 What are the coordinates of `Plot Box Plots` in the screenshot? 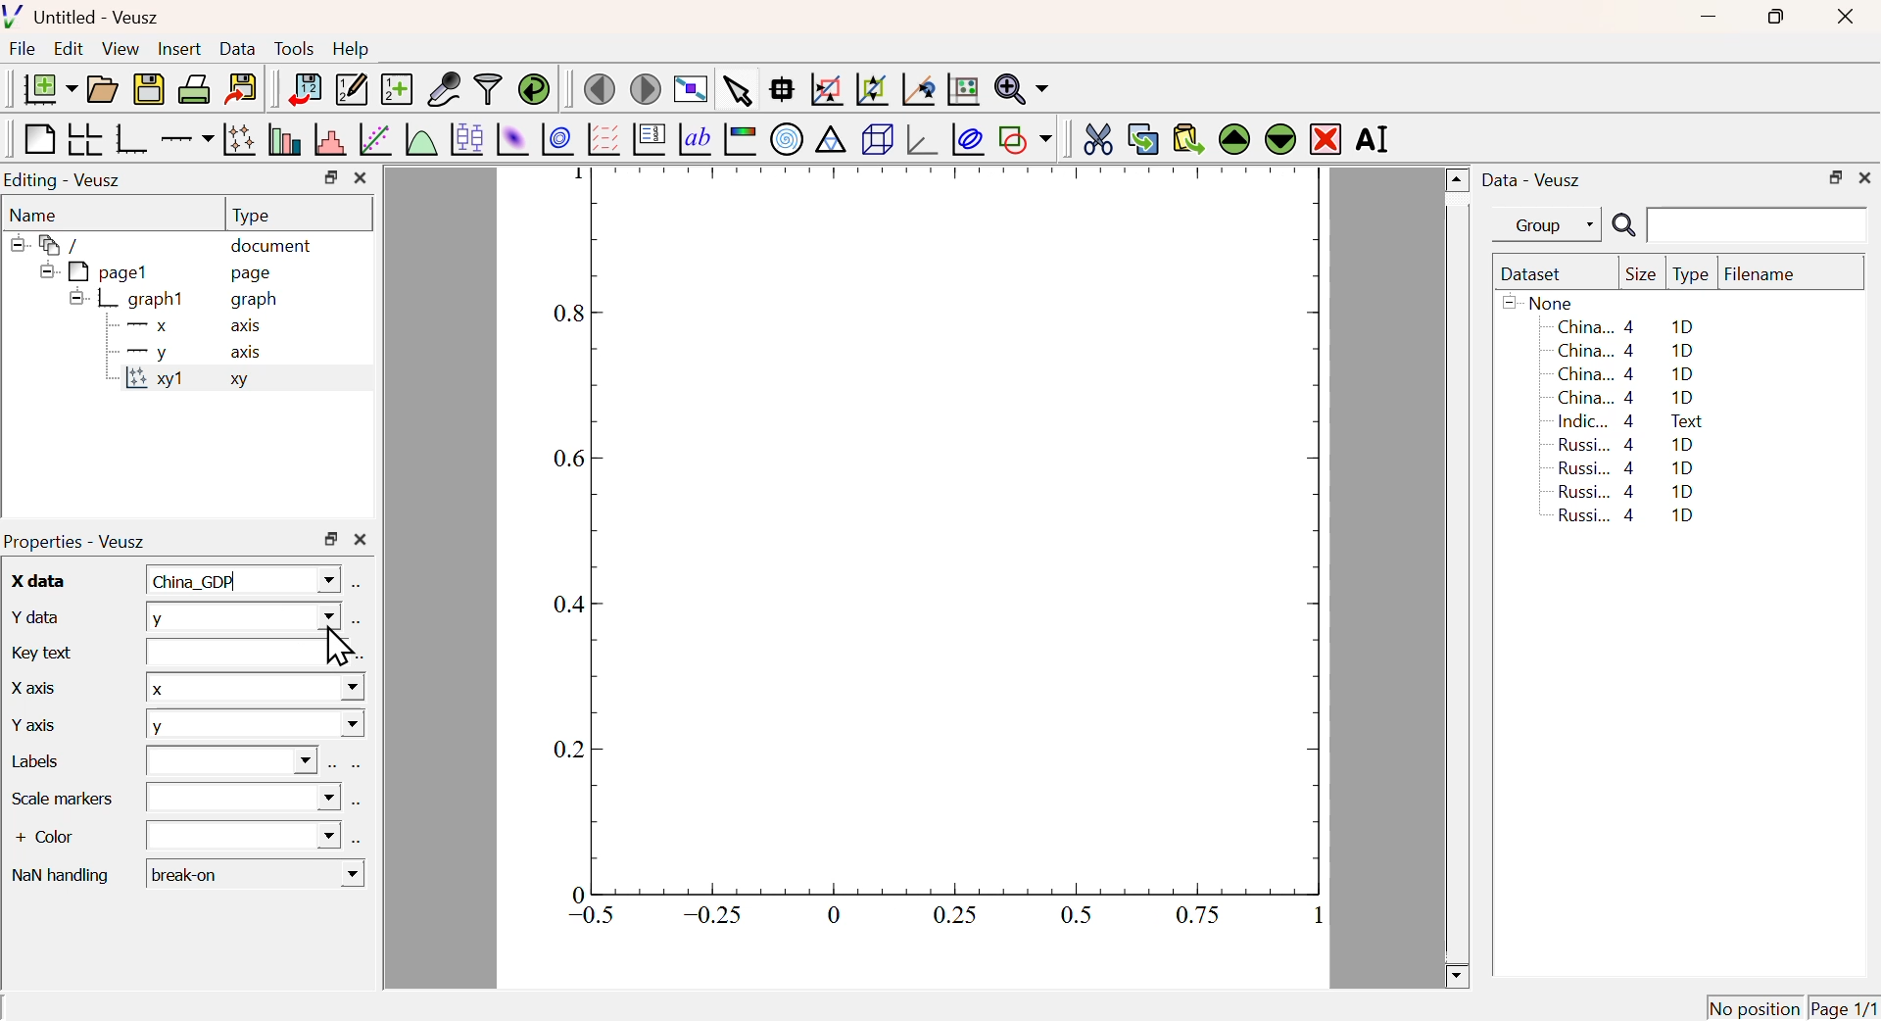 It's located at (465, 138).